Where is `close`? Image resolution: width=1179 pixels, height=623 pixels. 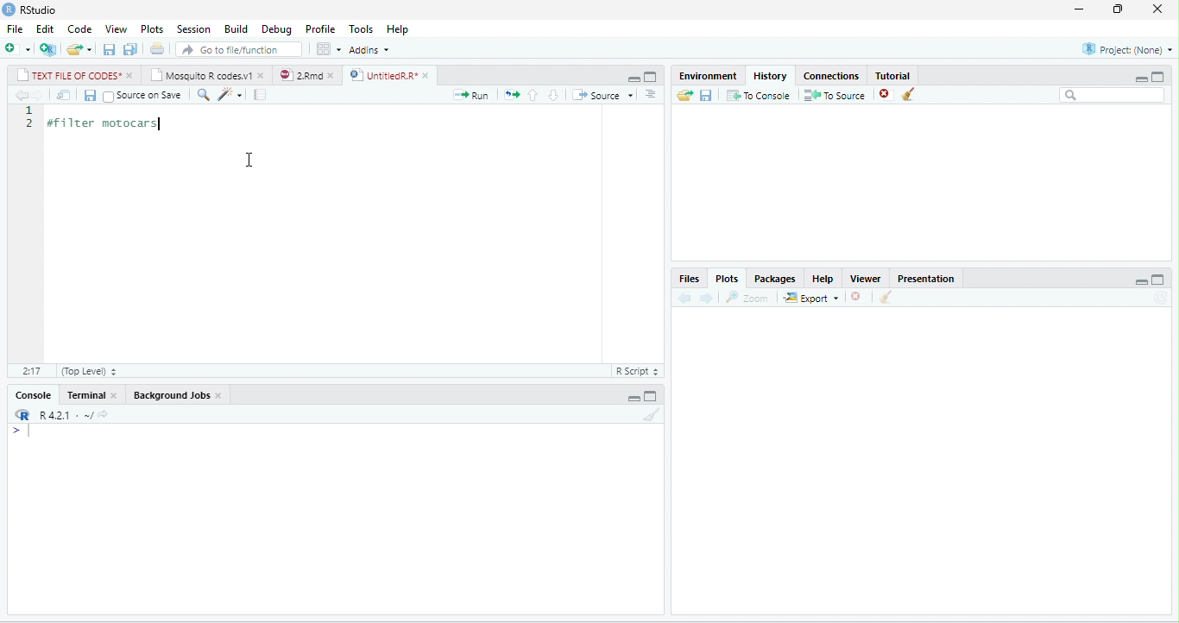 close is located at coordinates (262, 77).